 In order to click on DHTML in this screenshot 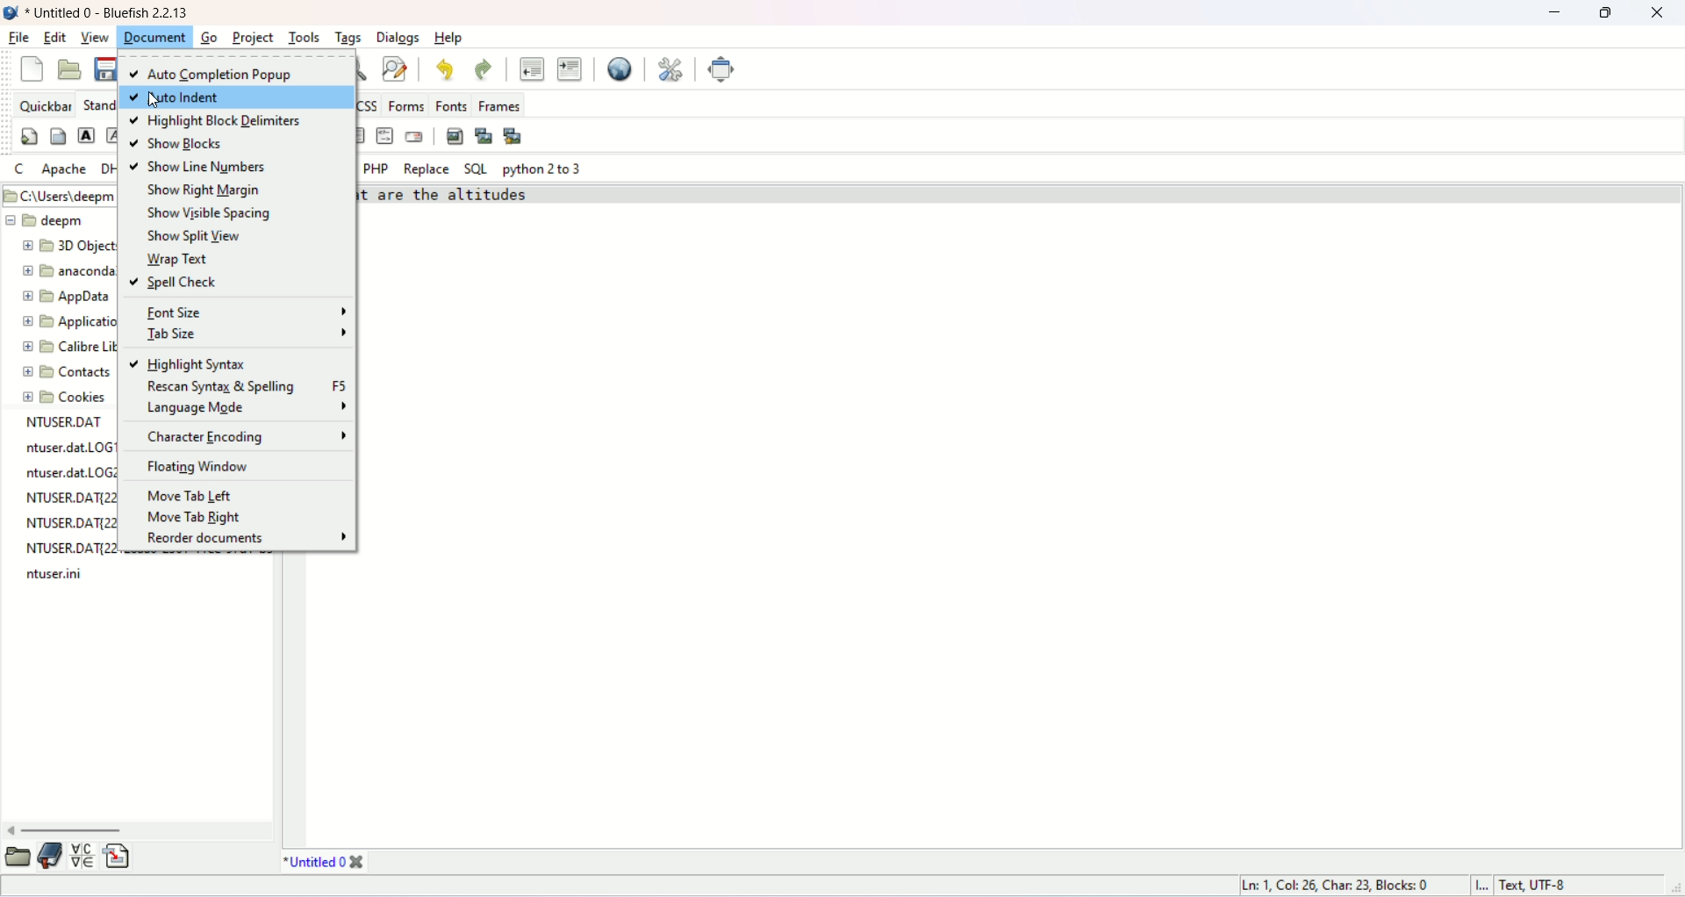, I will do `click(108, 169)`.